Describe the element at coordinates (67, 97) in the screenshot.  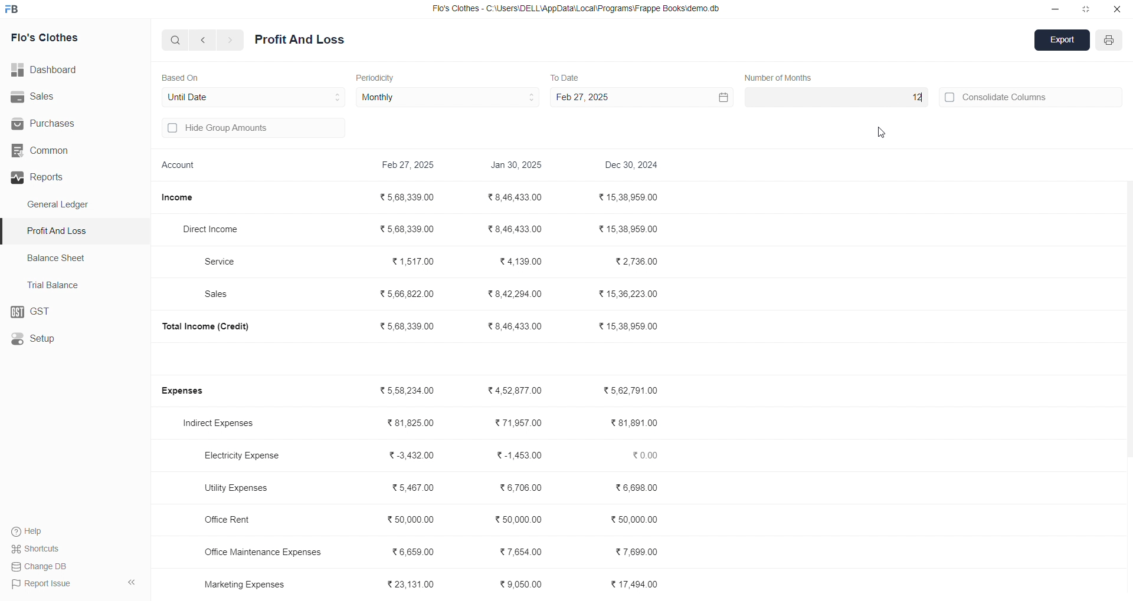
I see `Sales` at that location.